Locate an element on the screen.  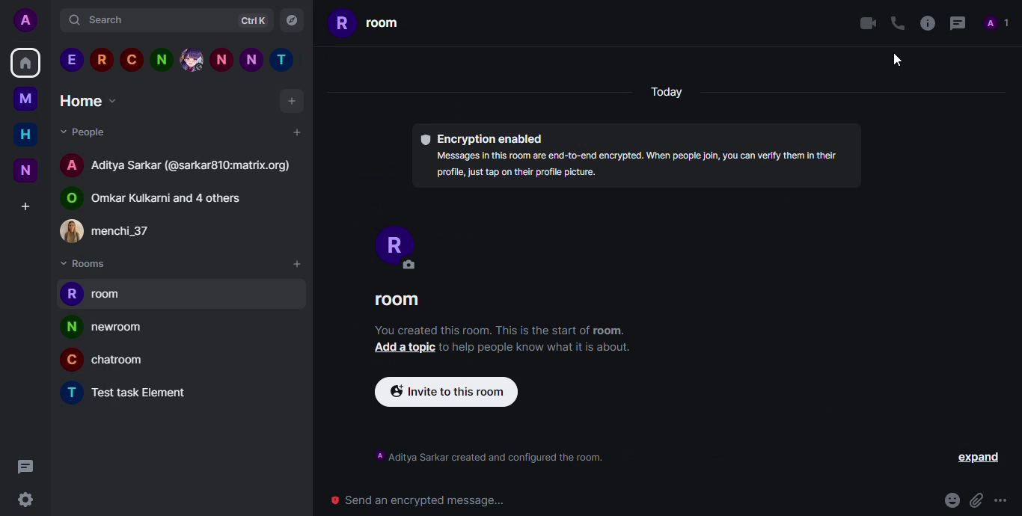
more is located at coordinates (1003, 500).